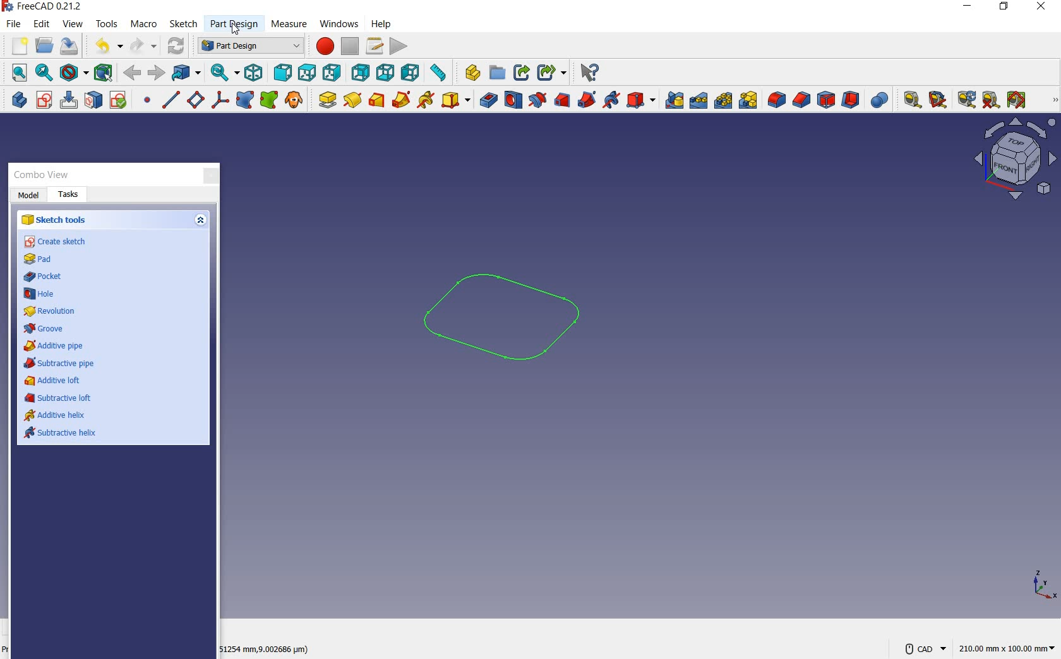 The width and height of the screenshot is (1061, 659). I want to click on pad, so click(41, 259).